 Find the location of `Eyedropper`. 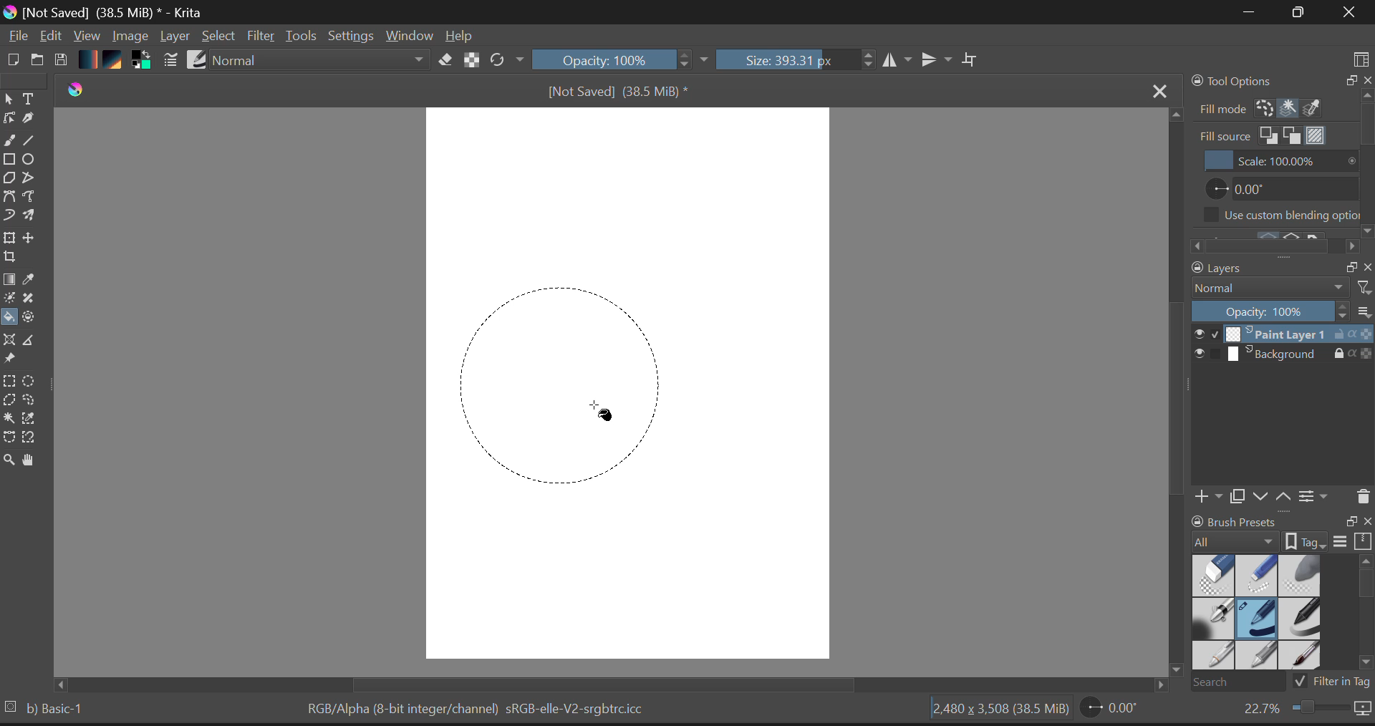

Eyedropper is located at coordinates (32, 281).